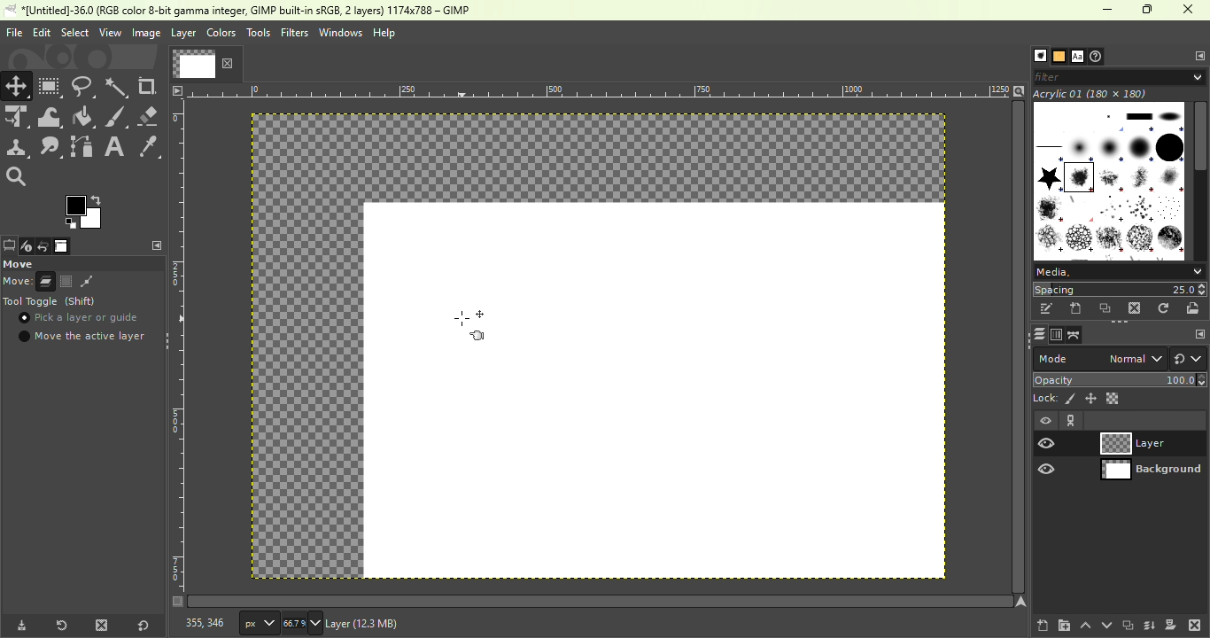  What do you see at coordinates (1074, 335) in the screenshot?
I see `Paths` at bounding box center [1074, 335].